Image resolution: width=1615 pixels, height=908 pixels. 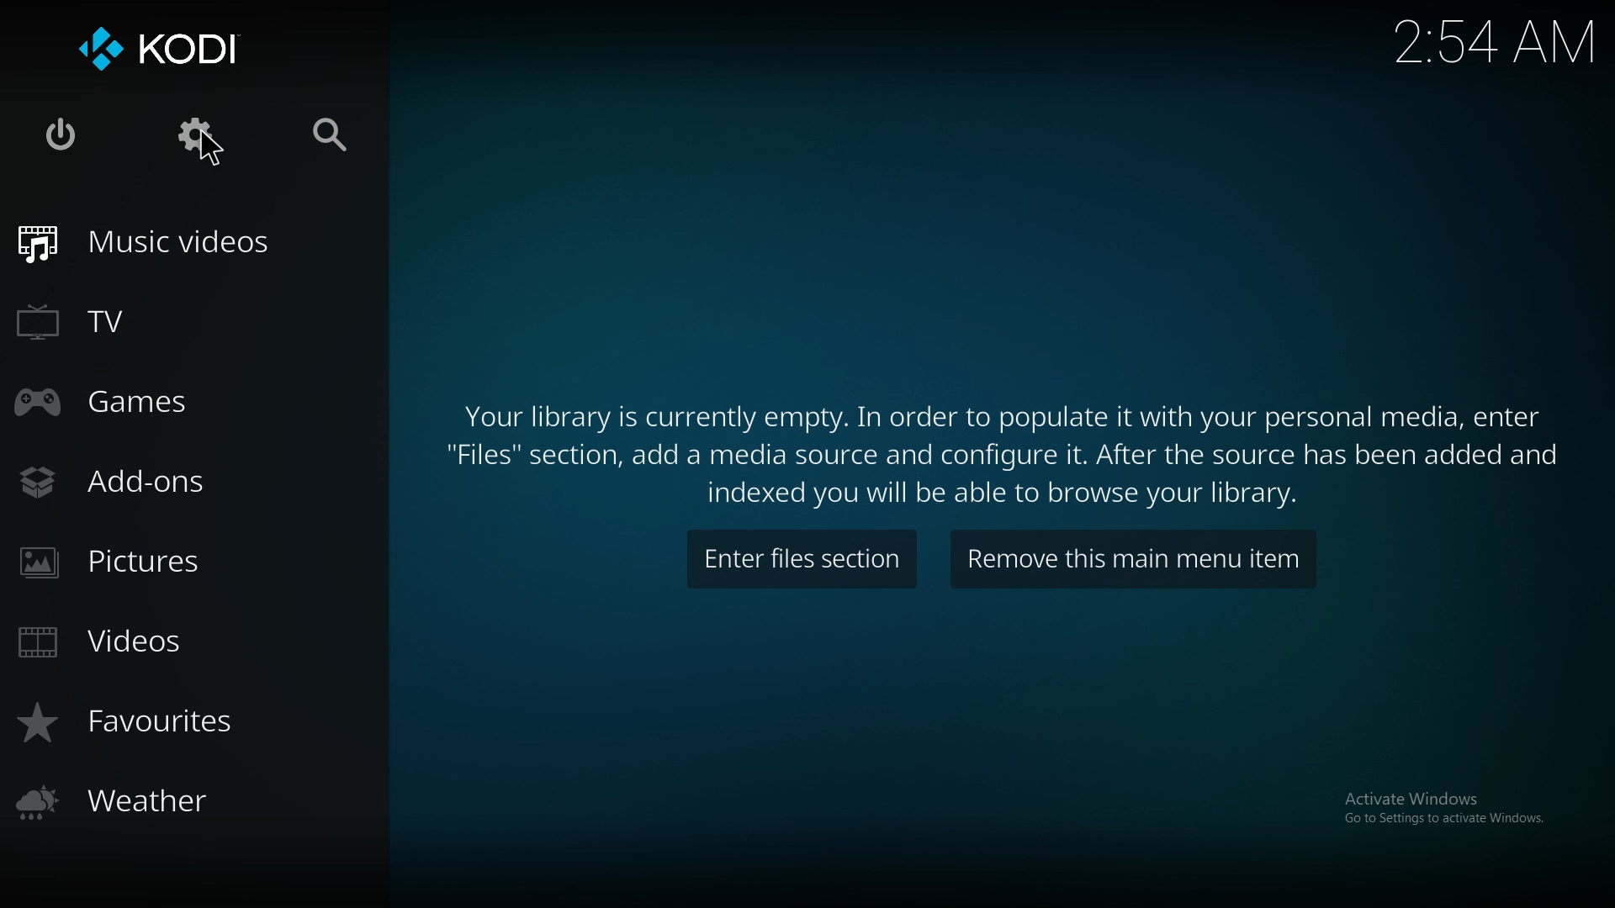 I want to click on add ons, so click(x=135, y=479).